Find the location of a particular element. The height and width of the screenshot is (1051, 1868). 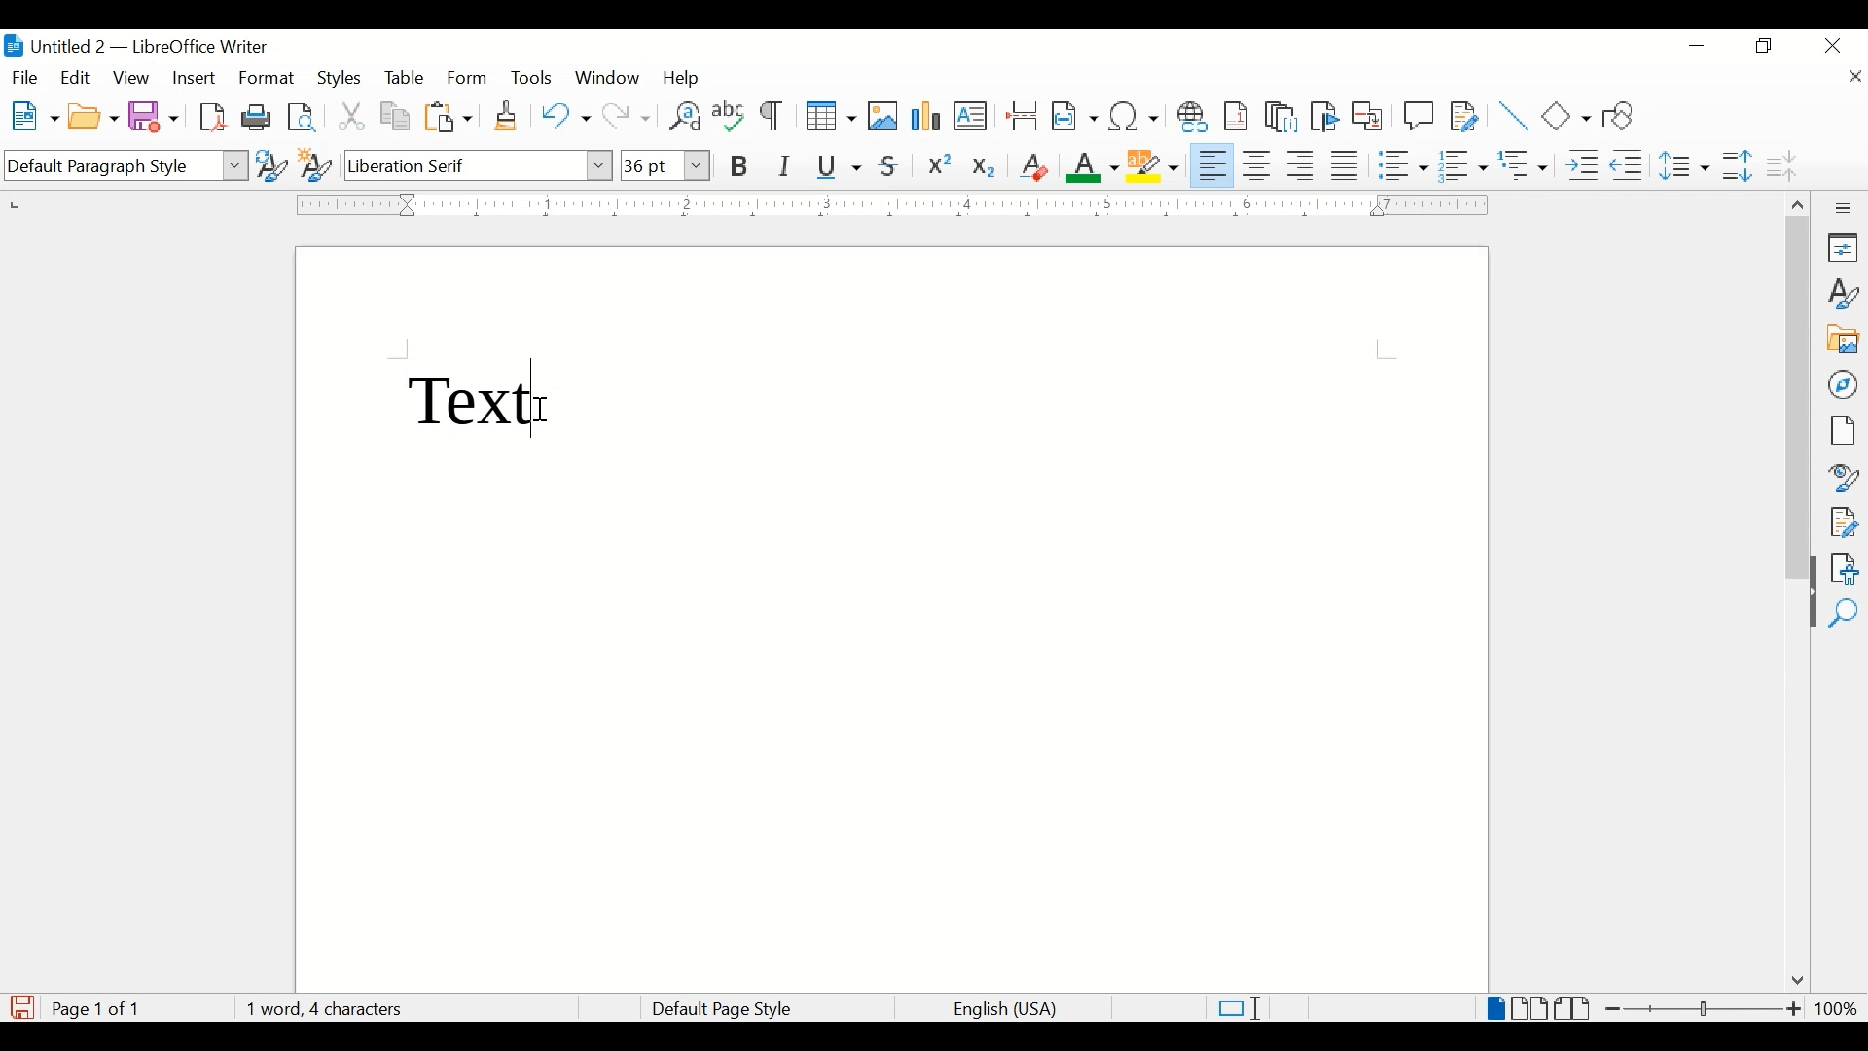

fiel is located at coordinates (25, 79).